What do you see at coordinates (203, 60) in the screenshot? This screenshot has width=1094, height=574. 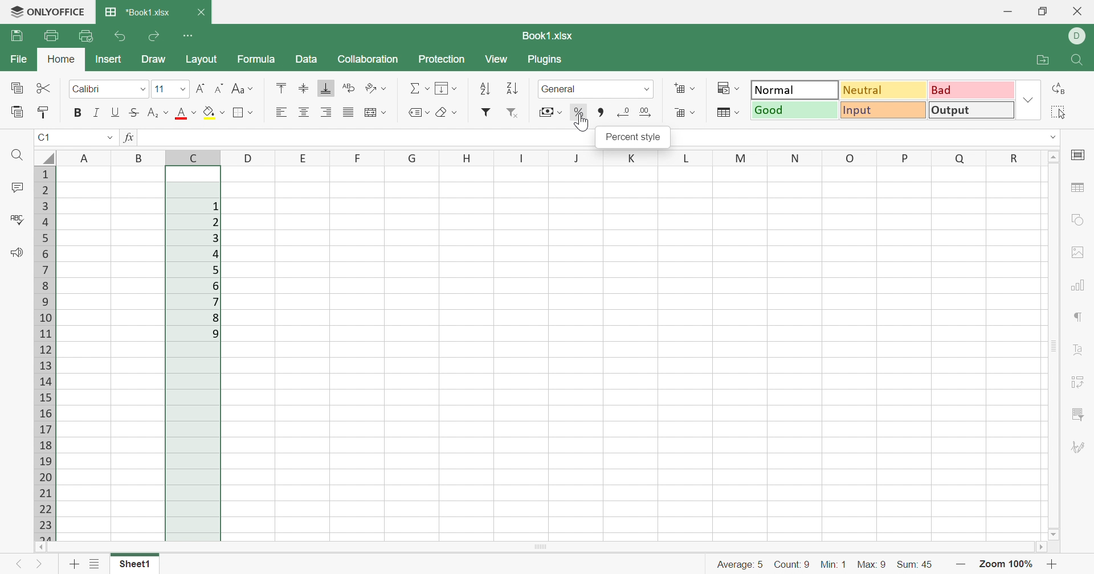 I see `Layout` at bounding box center [203, 60].